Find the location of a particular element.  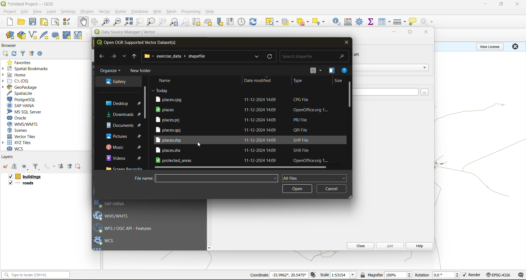

collapse all is located at coordinates (32, 55).